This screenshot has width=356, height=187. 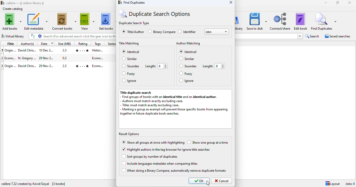 I want to click on search, so click(x=312, y=36).